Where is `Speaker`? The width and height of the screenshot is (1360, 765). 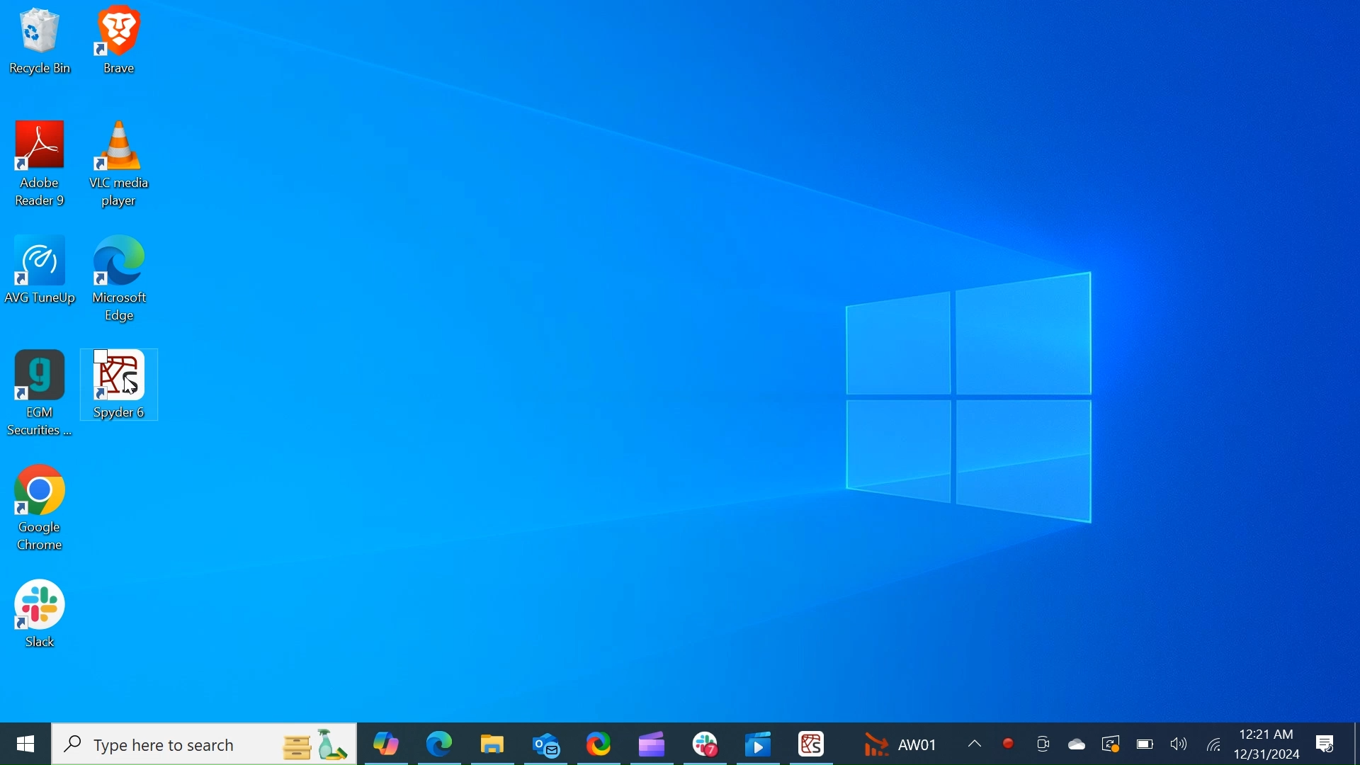
Speaker is located at coordinates (1179, 742).